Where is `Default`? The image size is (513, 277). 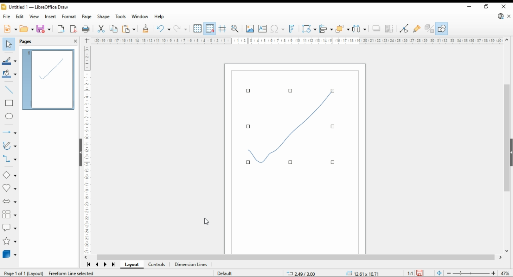 Default is located at coordinates (229, 272).